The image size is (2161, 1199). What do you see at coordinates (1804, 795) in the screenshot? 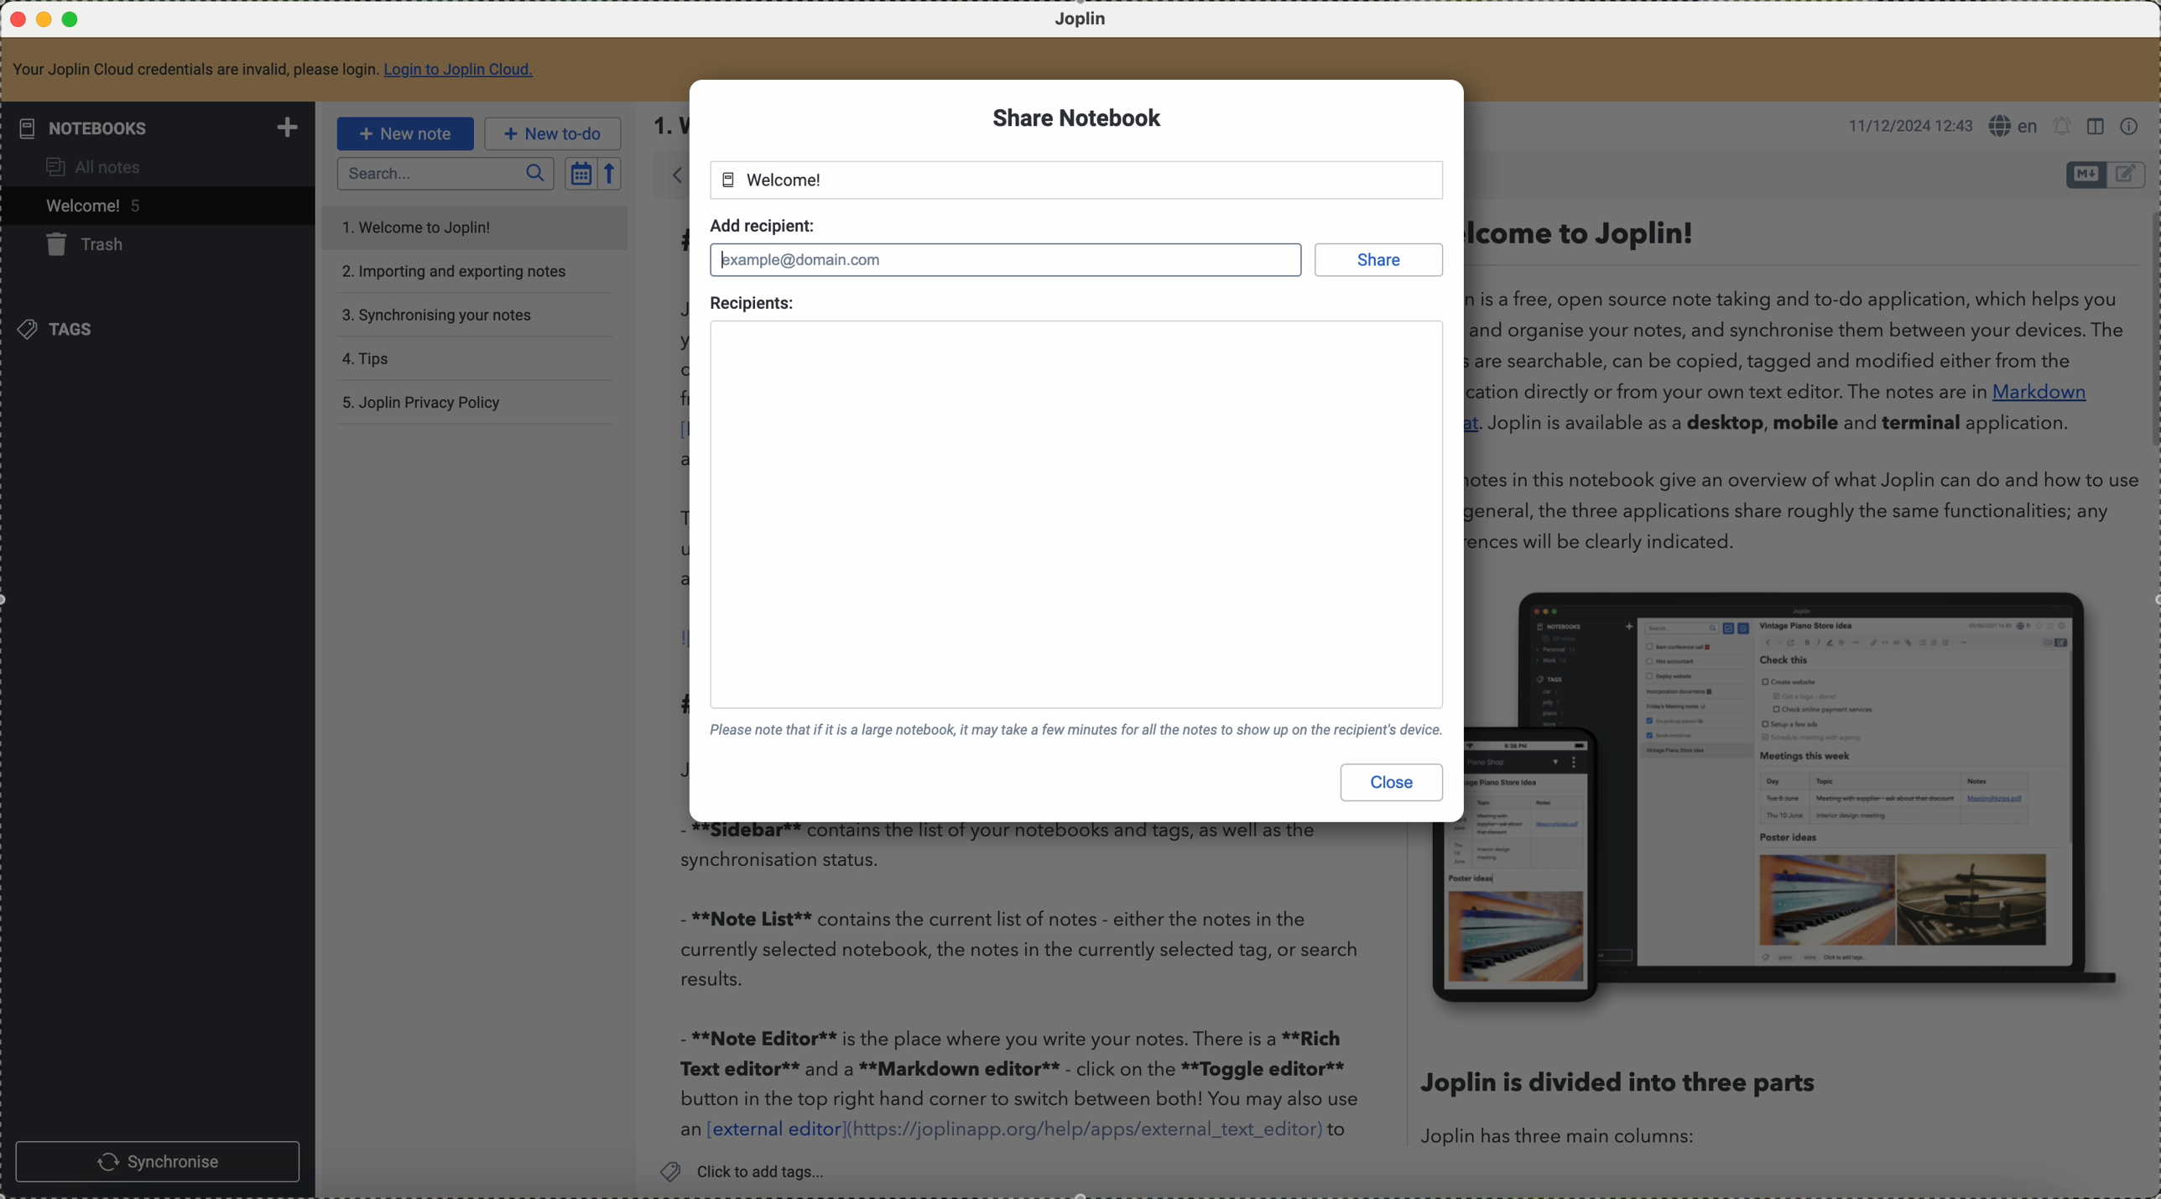
I see `image` at bounding box center [1804, 795].